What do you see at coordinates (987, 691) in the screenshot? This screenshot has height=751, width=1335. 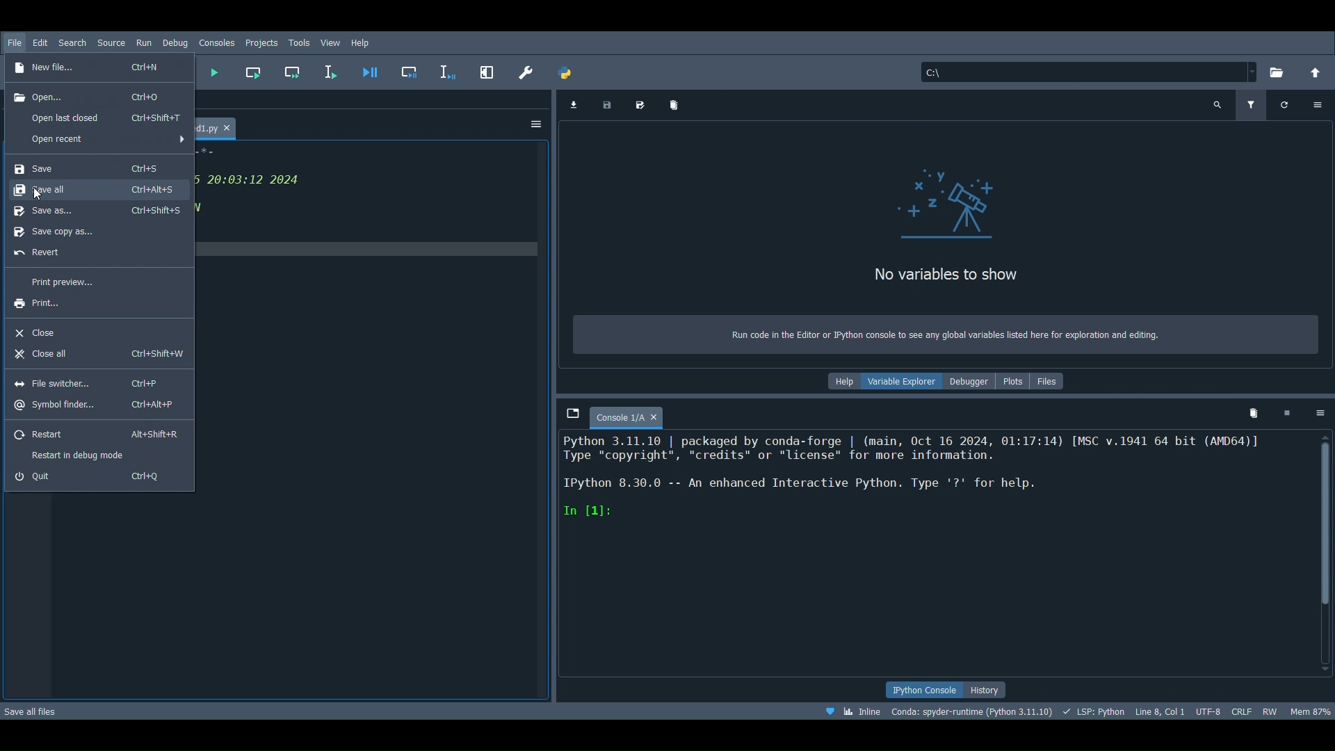 I see `History` at bounding box center [987, 691].